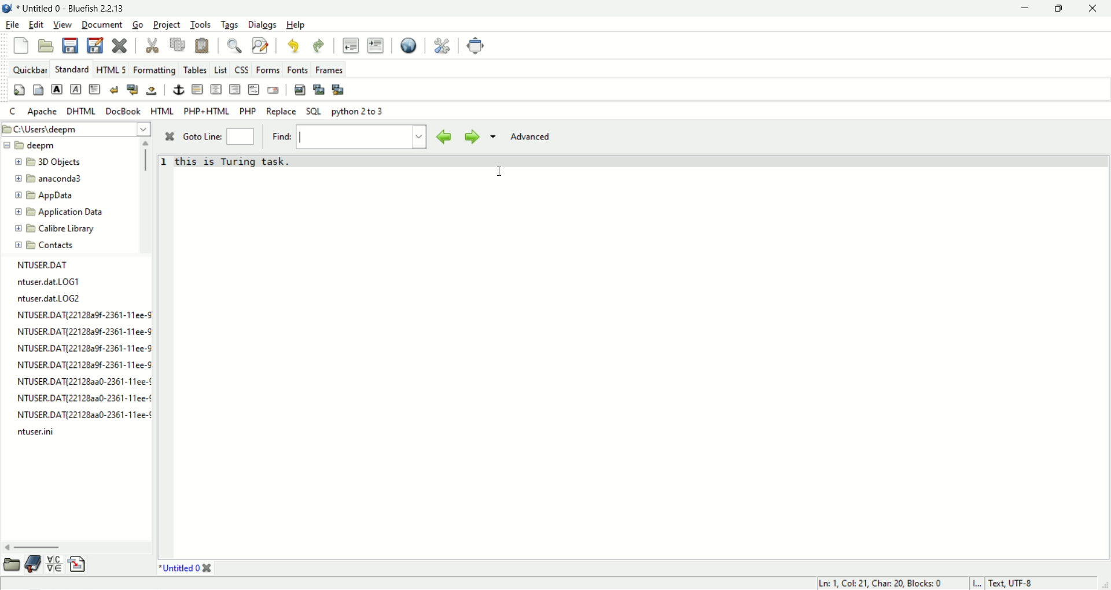 The image size is (1111, 590). What do you see at coordinates (114, 90) in the screenshot?
I see `break` at bounding box center [114, 90].